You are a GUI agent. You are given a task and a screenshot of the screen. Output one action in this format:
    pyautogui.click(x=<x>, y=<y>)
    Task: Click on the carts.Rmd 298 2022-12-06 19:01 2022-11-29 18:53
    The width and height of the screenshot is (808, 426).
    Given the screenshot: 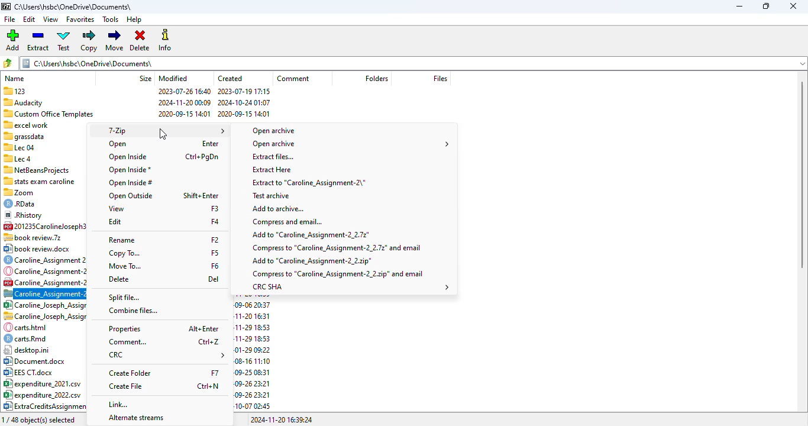 What is the action you would take?
    pyautogui.click(x=43, y=338)
    